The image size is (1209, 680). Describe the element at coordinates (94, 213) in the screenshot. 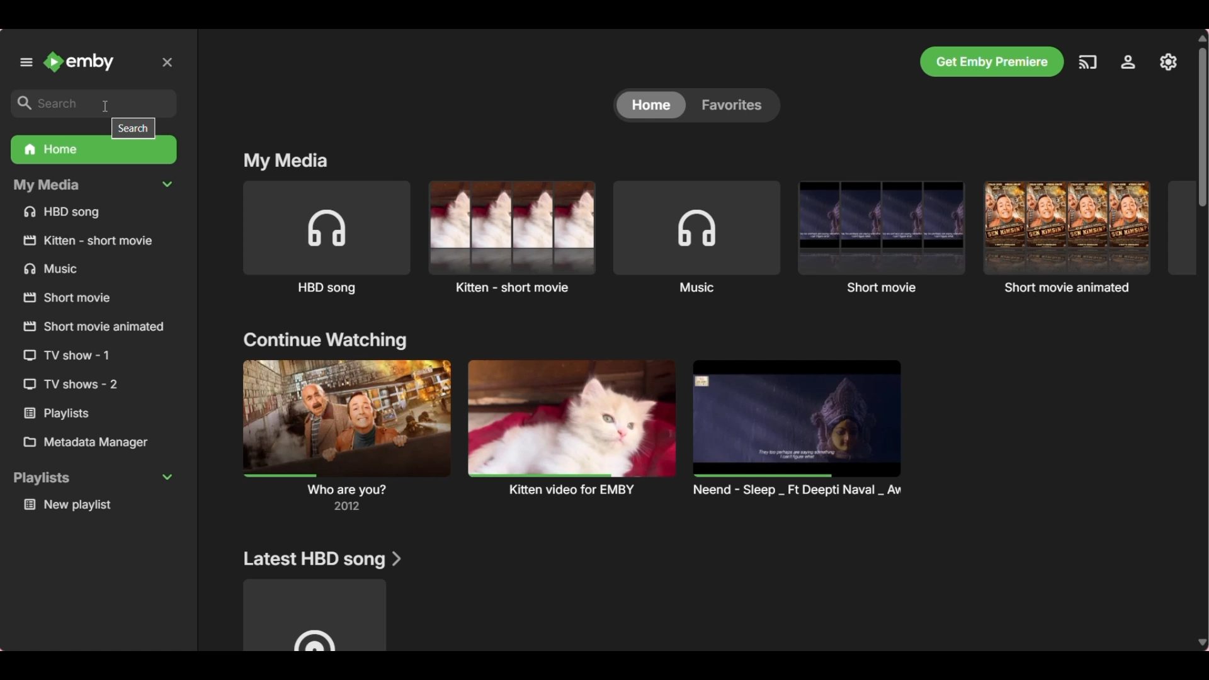

I see `Media files/folders under My Media` at that location.